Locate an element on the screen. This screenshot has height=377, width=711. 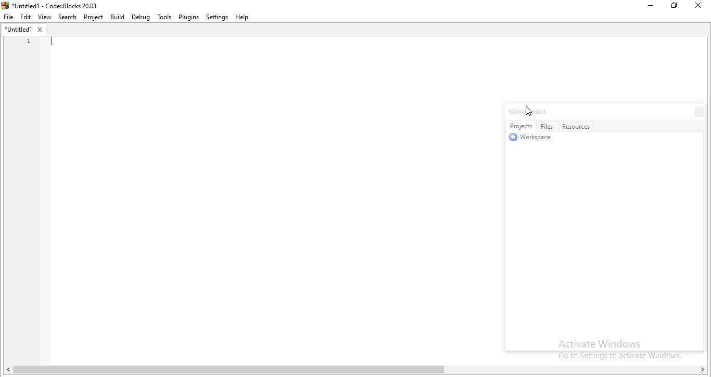
Settings  is located at coordinates (218, 17).